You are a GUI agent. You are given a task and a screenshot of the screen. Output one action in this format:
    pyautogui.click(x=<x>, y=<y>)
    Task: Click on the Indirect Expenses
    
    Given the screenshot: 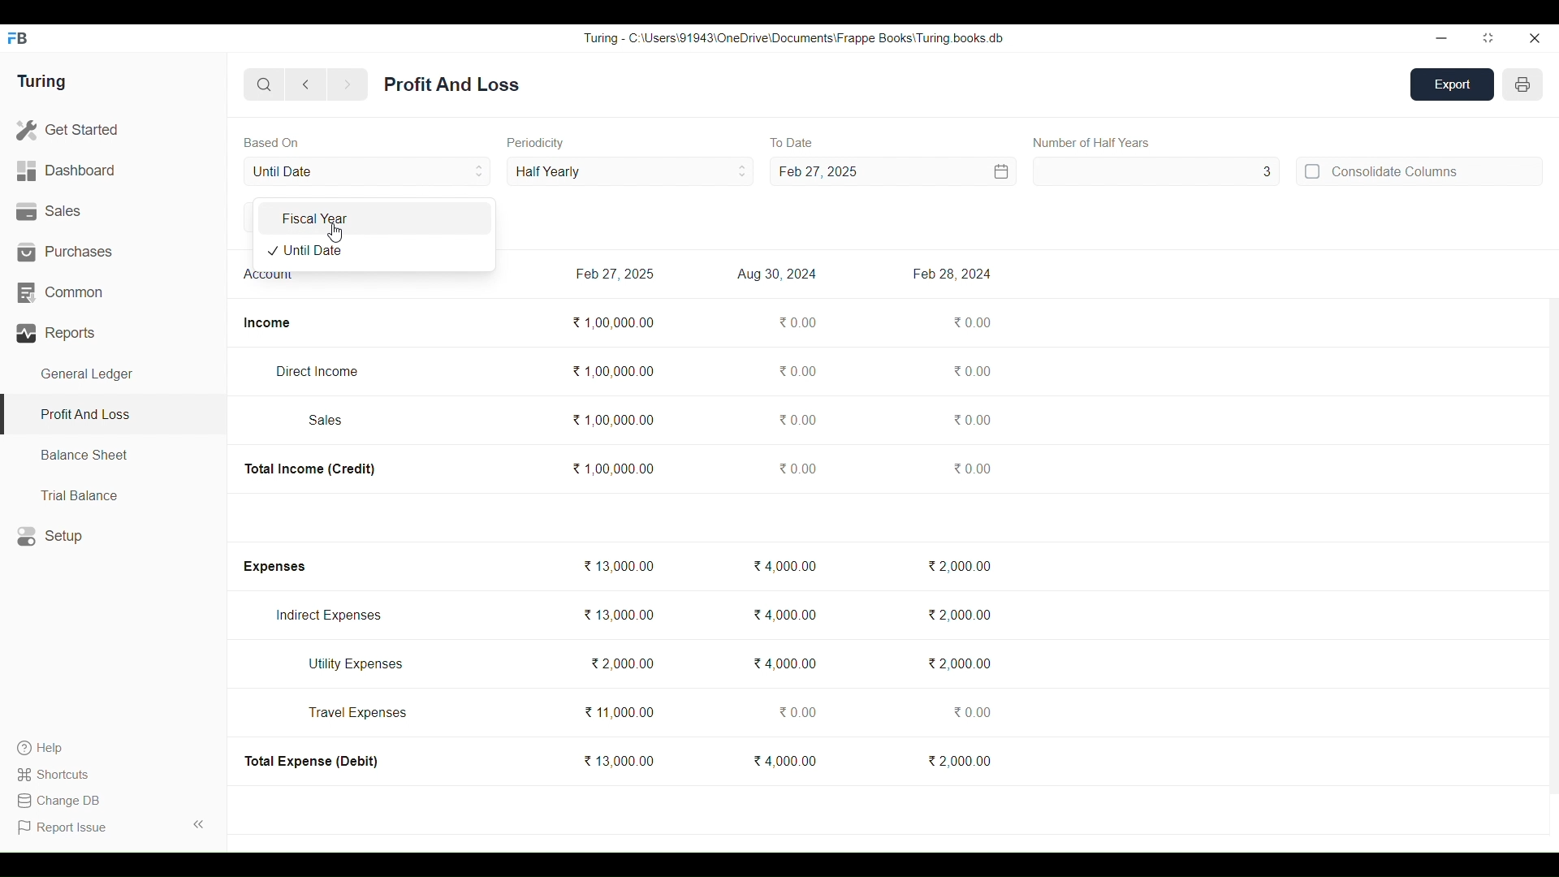 What is the action you would take?
    pyautogui.click(x=329, y=616)
    